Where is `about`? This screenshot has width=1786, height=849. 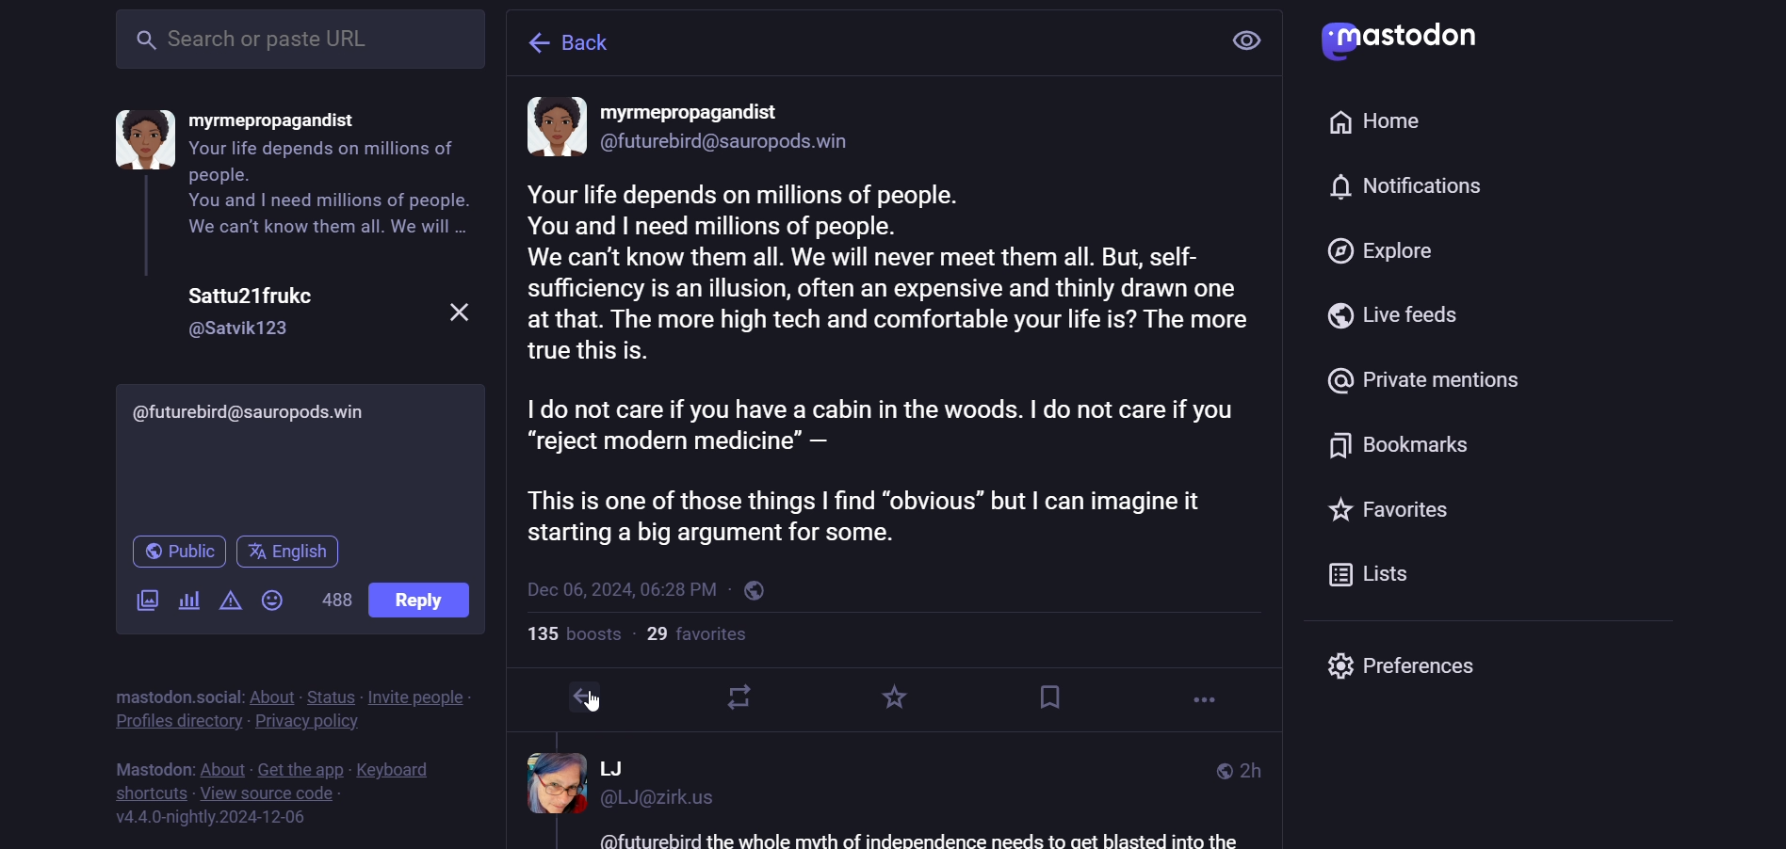
about is located at coordinates (274, 697).